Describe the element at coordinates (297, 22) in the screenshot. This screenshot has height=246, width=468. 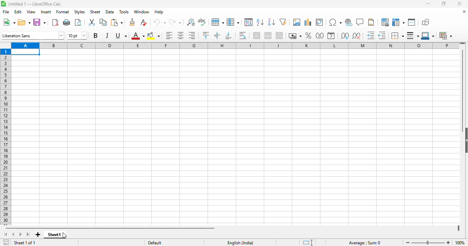
I see `insert image` at that location.